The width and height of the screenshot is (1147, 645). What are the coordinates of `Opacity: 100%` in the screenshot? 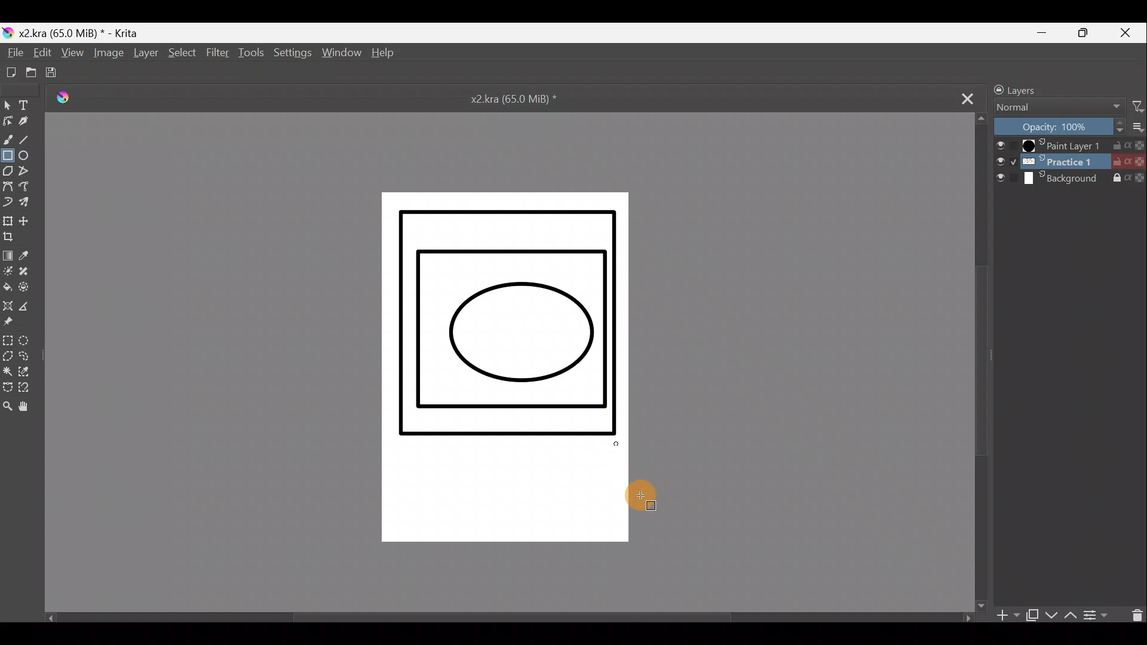 It's located at (1060, 126).